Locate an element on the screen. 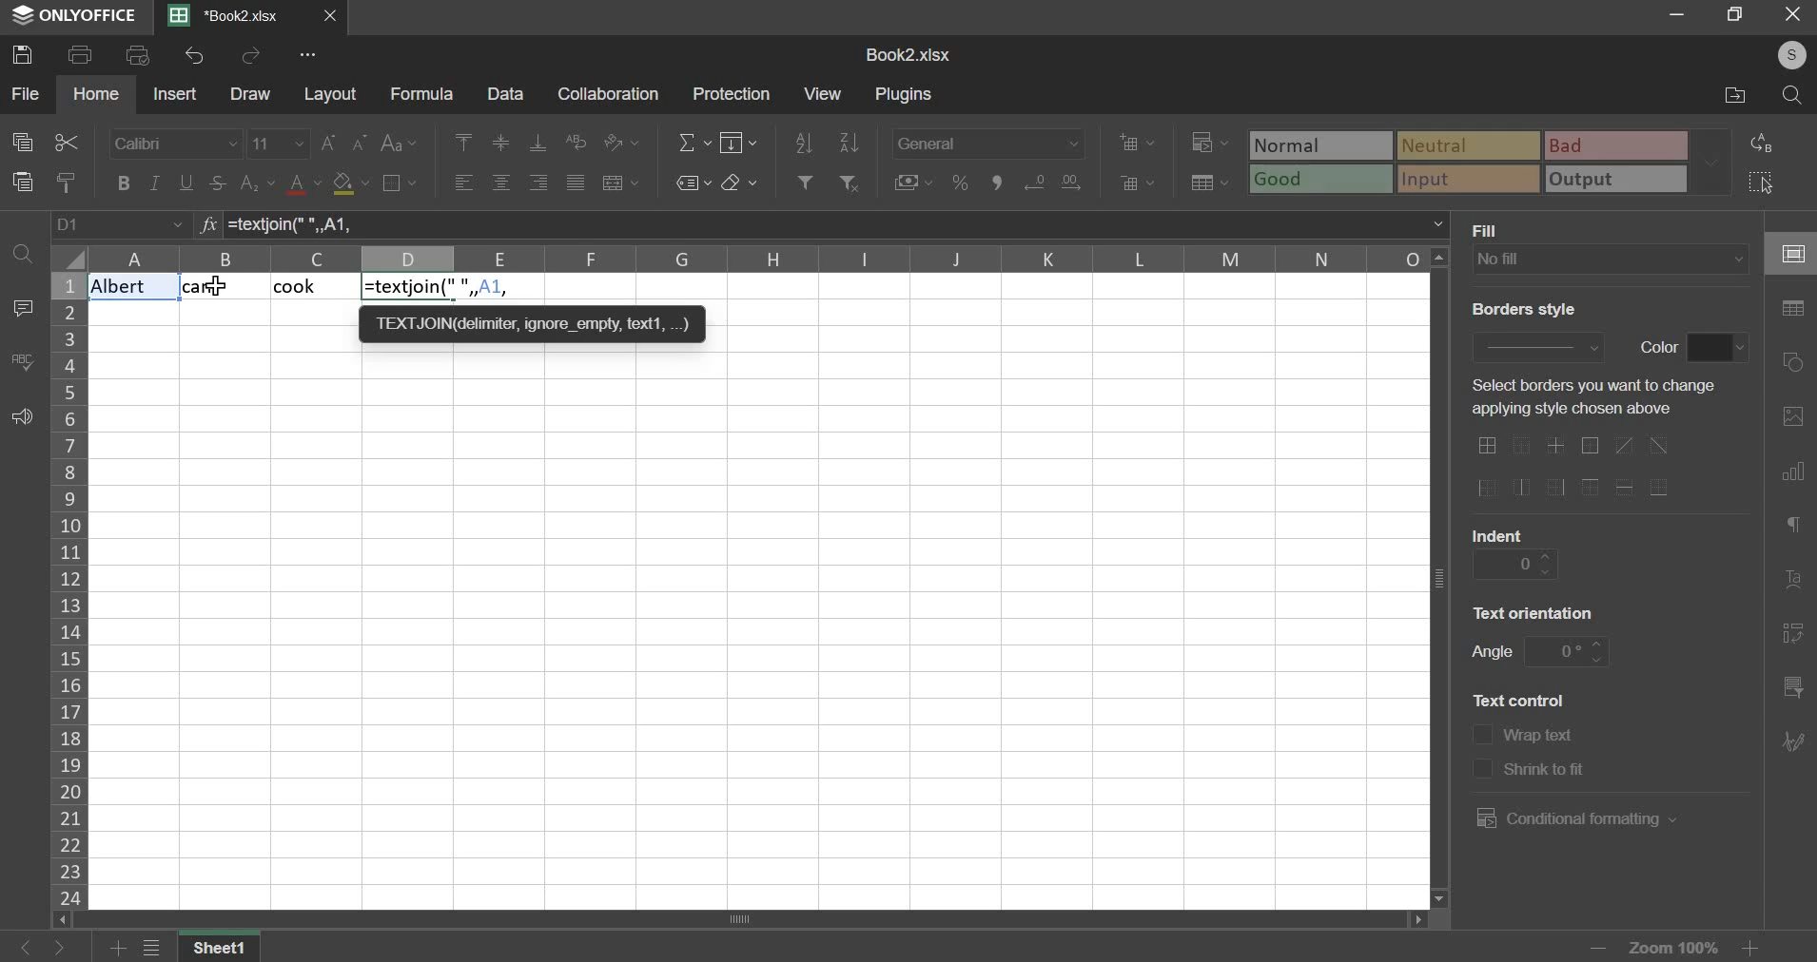 The height and width of the screenshot is (962, 1817). fill color is located at coordinates (350, 184).